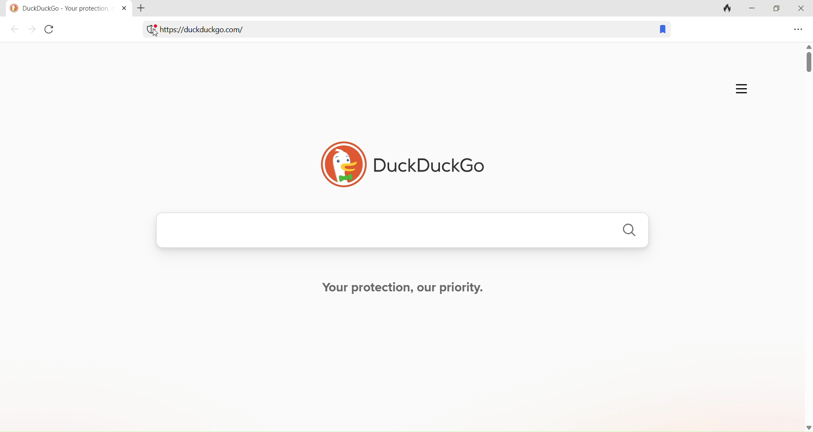  What do you see at coordinates (154, 33) in the screenshot?
I see `cursor` at bounding box center [154, 33].